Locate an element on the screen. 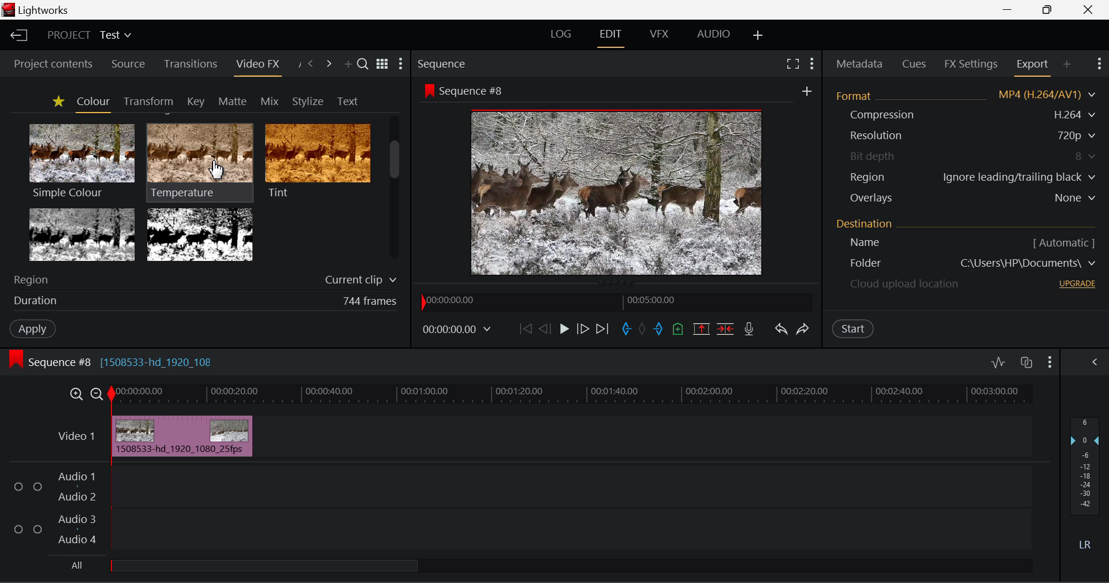  C\Users\HP\Documents\  is located at coordinates (1028, 263).